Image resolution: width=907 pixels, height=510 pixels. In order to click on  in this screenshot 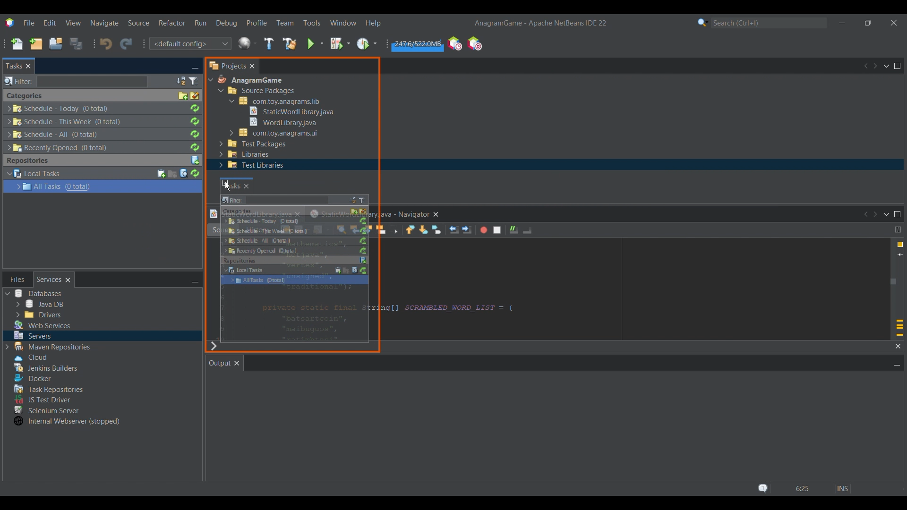, I will do `click(43, 325)`.